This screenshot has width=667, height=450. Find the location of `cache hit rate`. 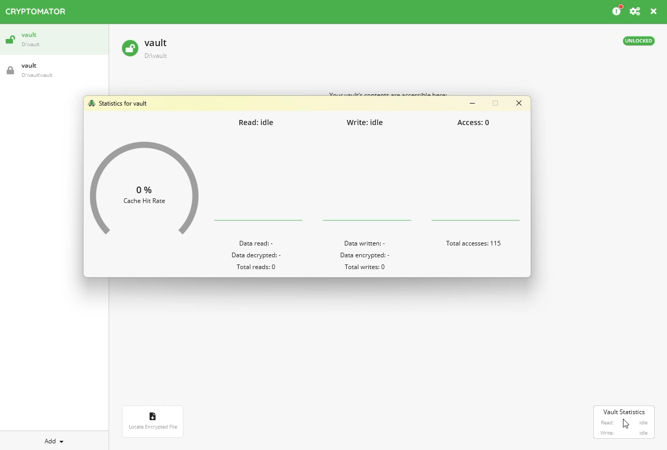

cache hit rate is located at coordinates (144, 192).